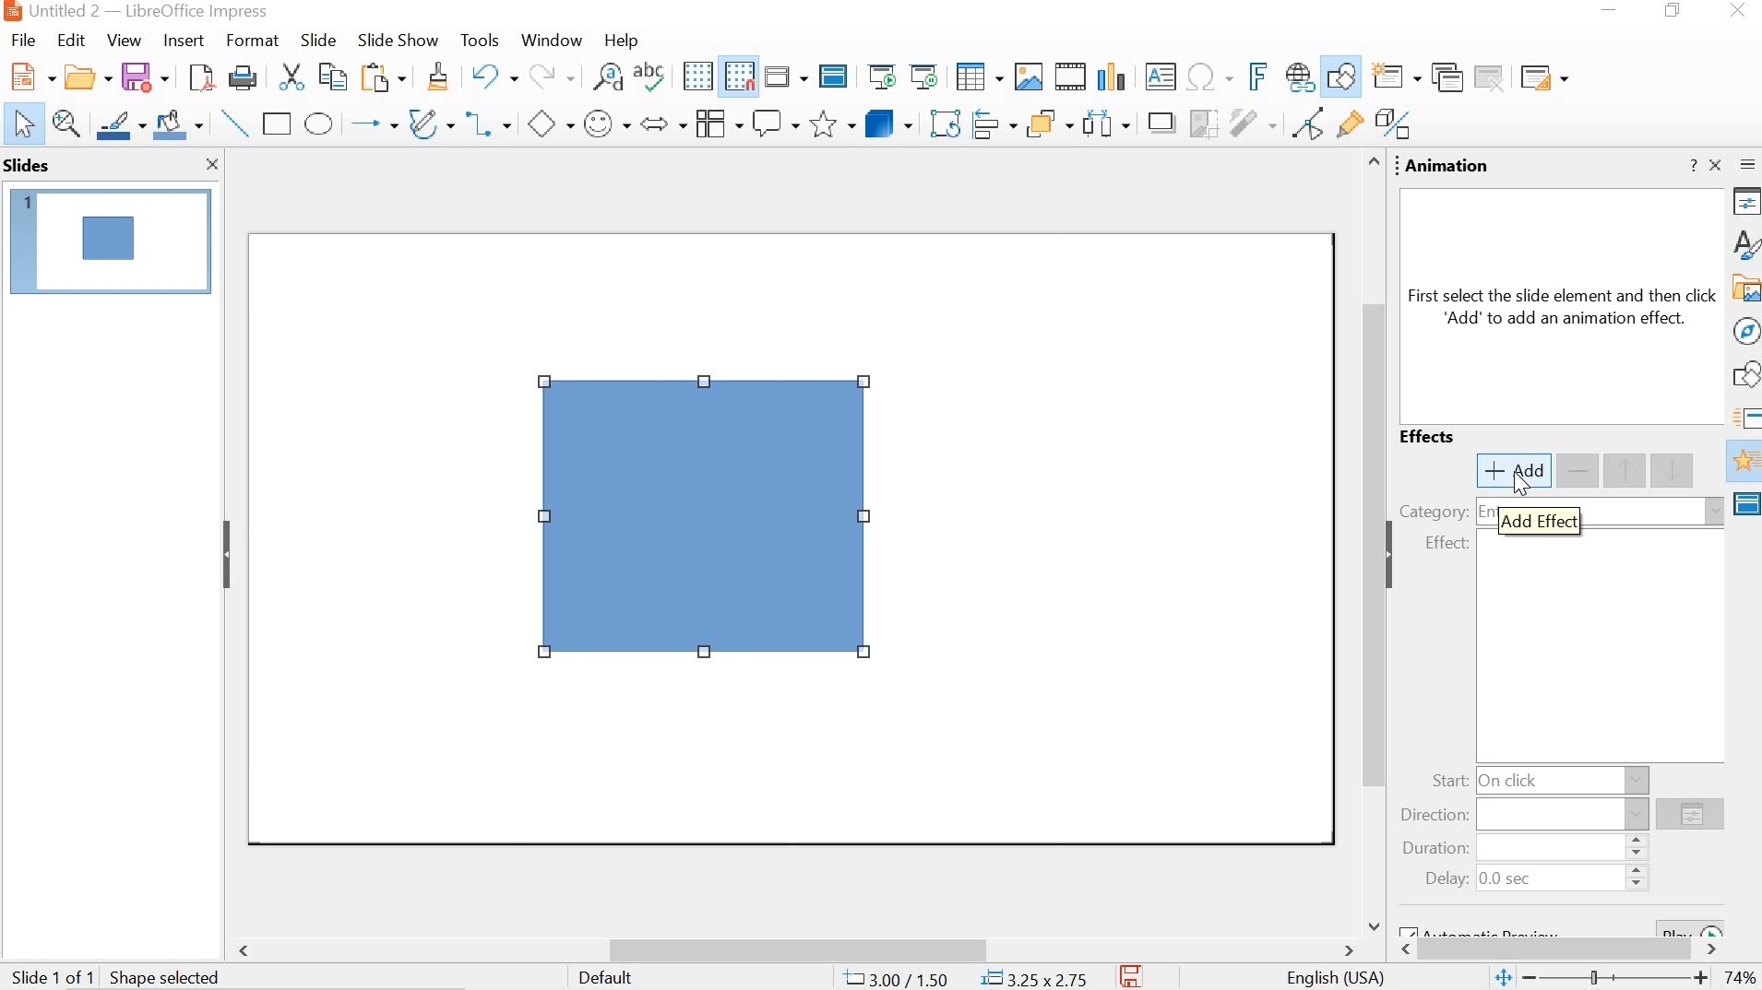  What do you see at coordinates (1539, 518) in the screenshot?
I see `add effect` at bounding box center [1539, 518].